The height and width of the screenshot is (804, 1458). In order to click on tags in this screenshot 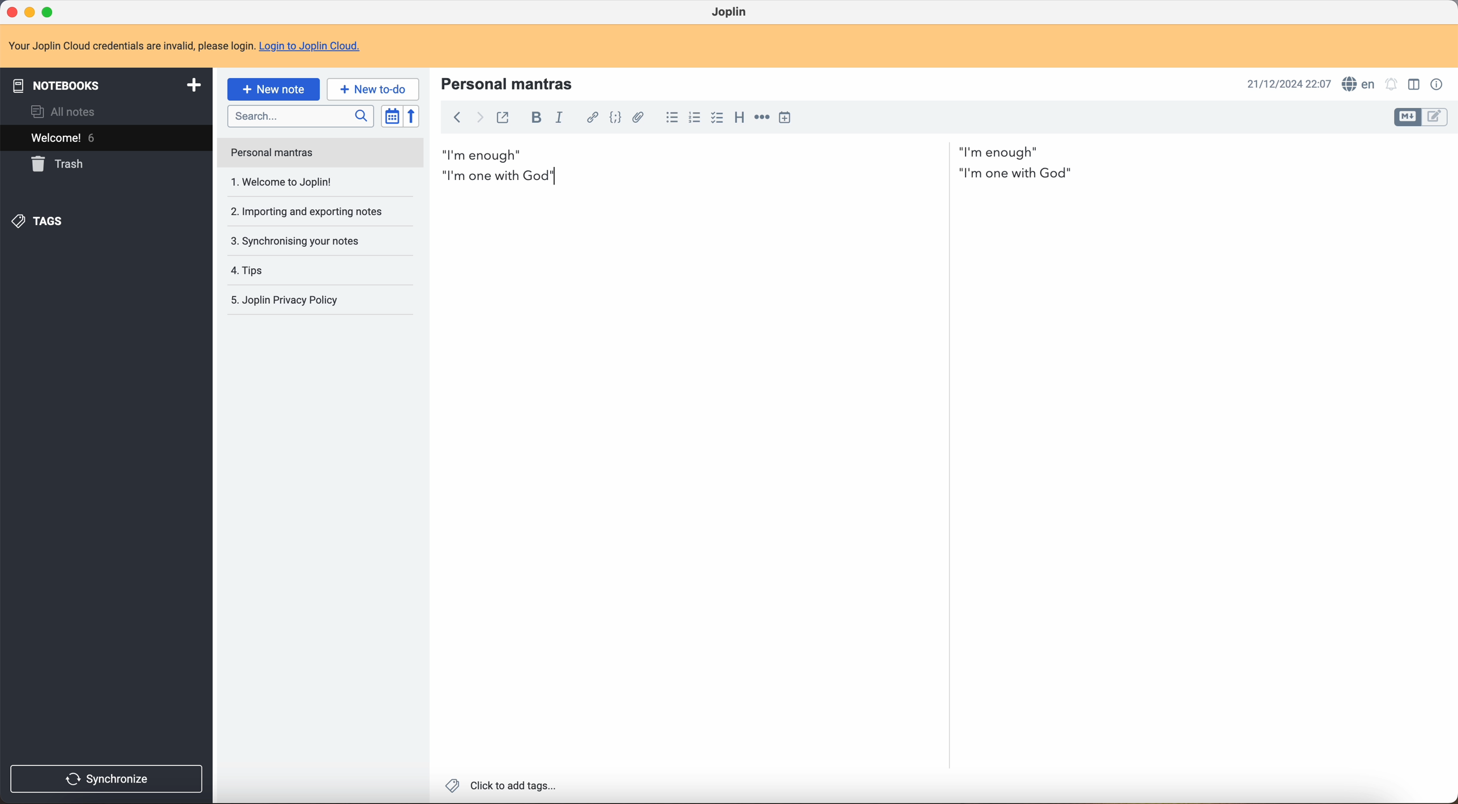, I will do `click(40, 222)`.